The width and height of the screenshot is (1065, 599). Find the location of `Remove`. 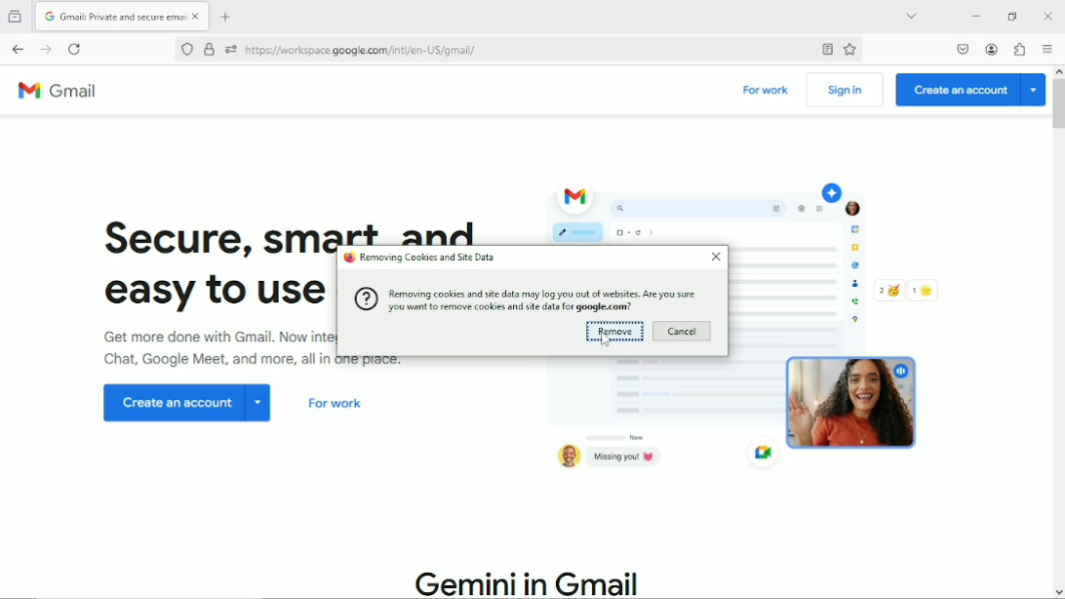

Remove is located at coordinates (613, 333).